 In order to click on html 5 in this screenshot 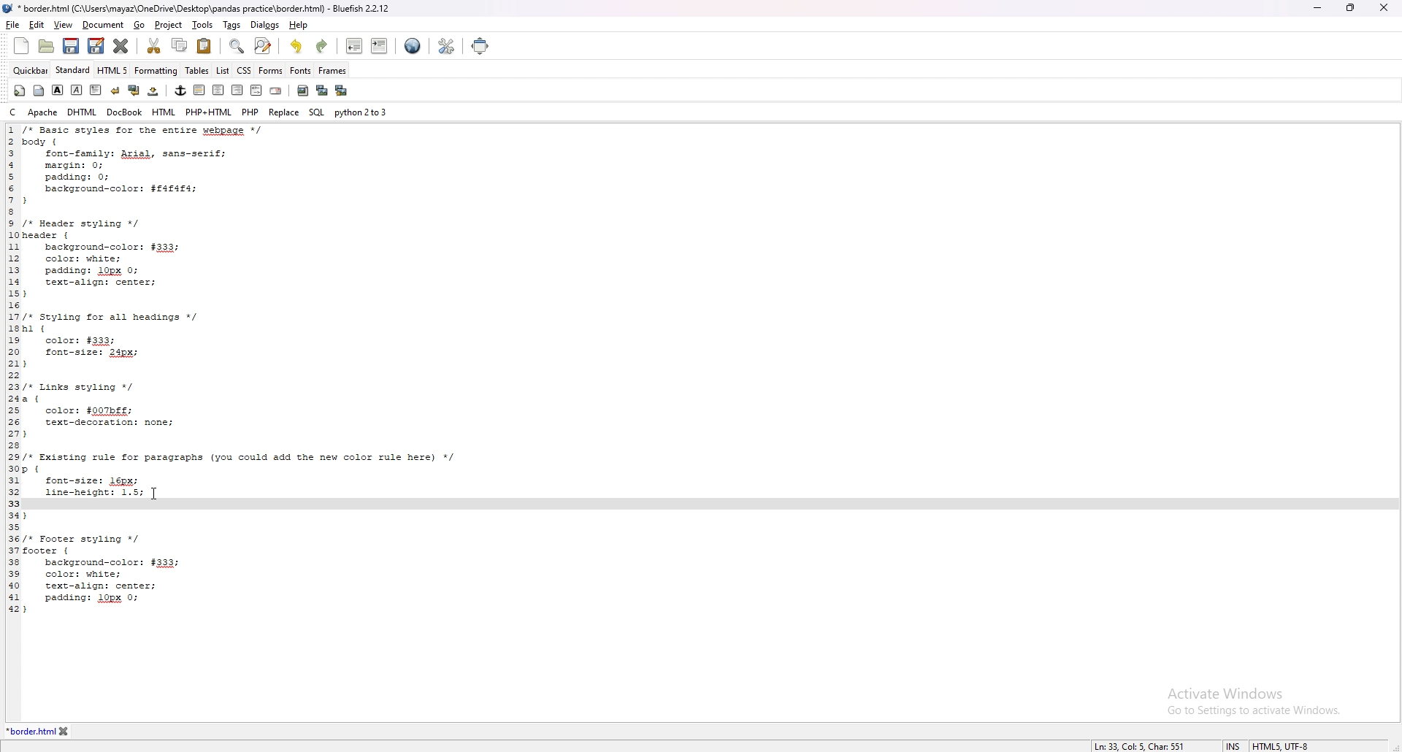, I will do `click(113, 70)`.